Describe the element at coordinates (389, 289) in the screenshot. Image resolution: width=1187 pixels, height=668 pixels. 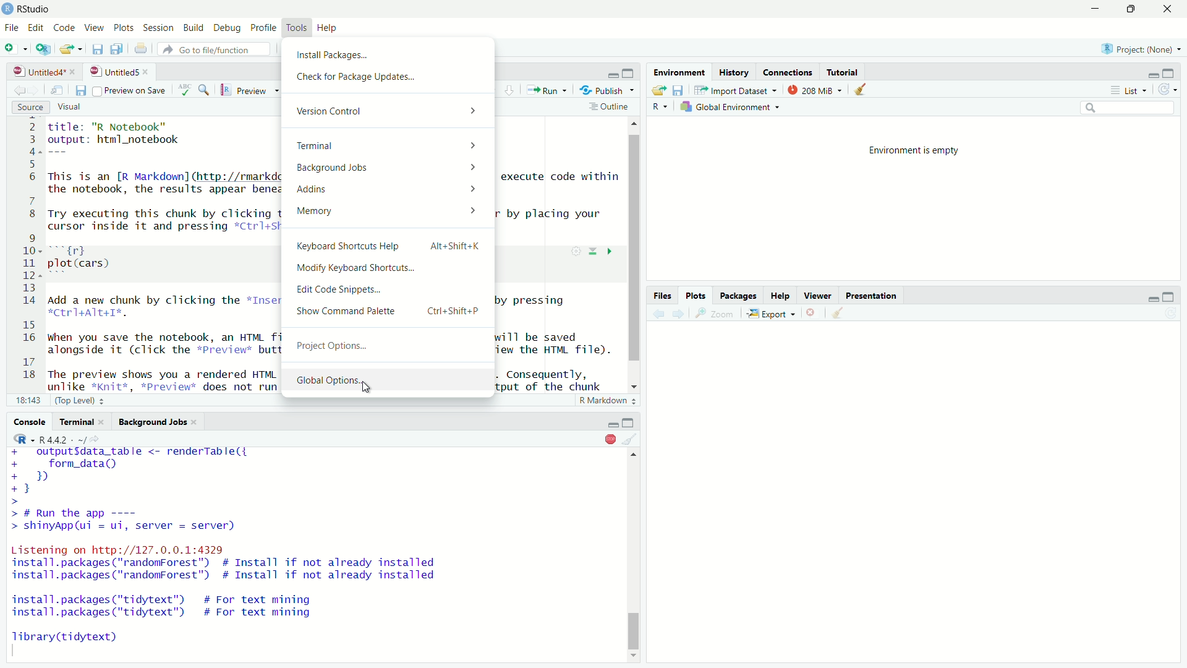
I see `Edit Code Snippets.` at that location.